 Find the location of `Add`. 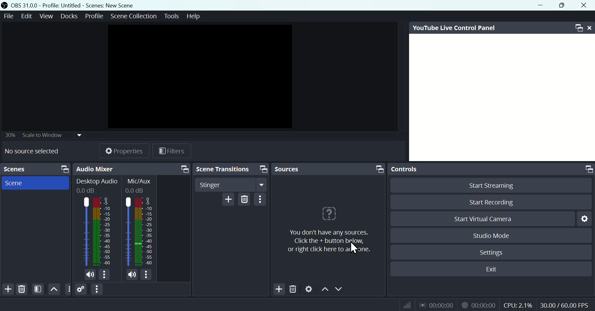

Add is located at coordinates (278, 288).